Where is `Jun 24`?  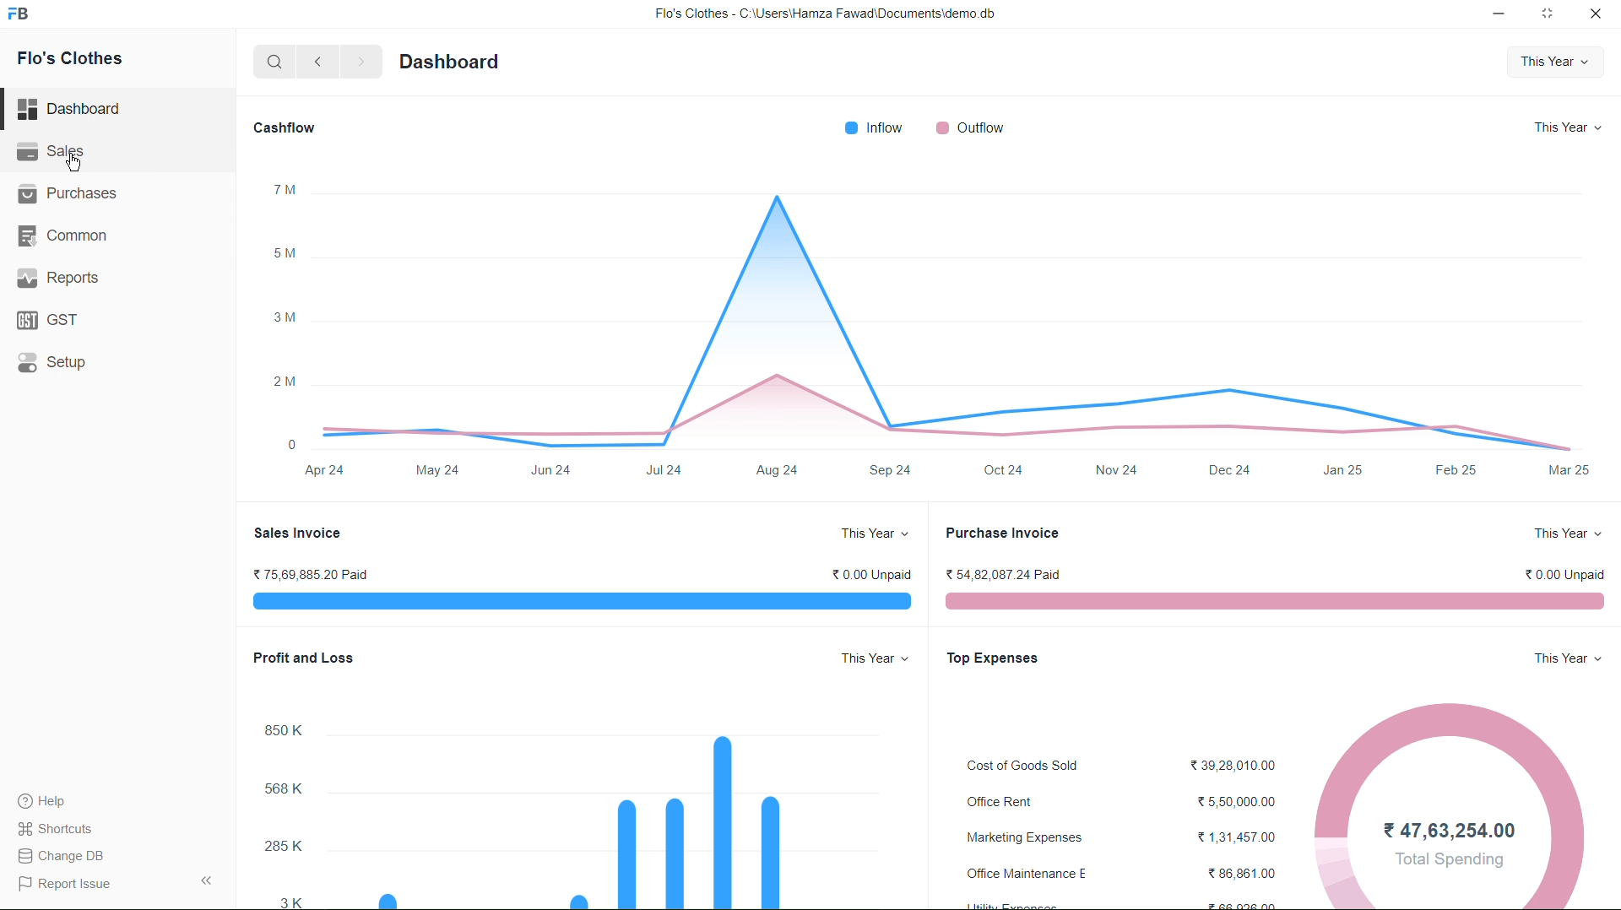
Jun 24 is located at coordinates (548, 468).